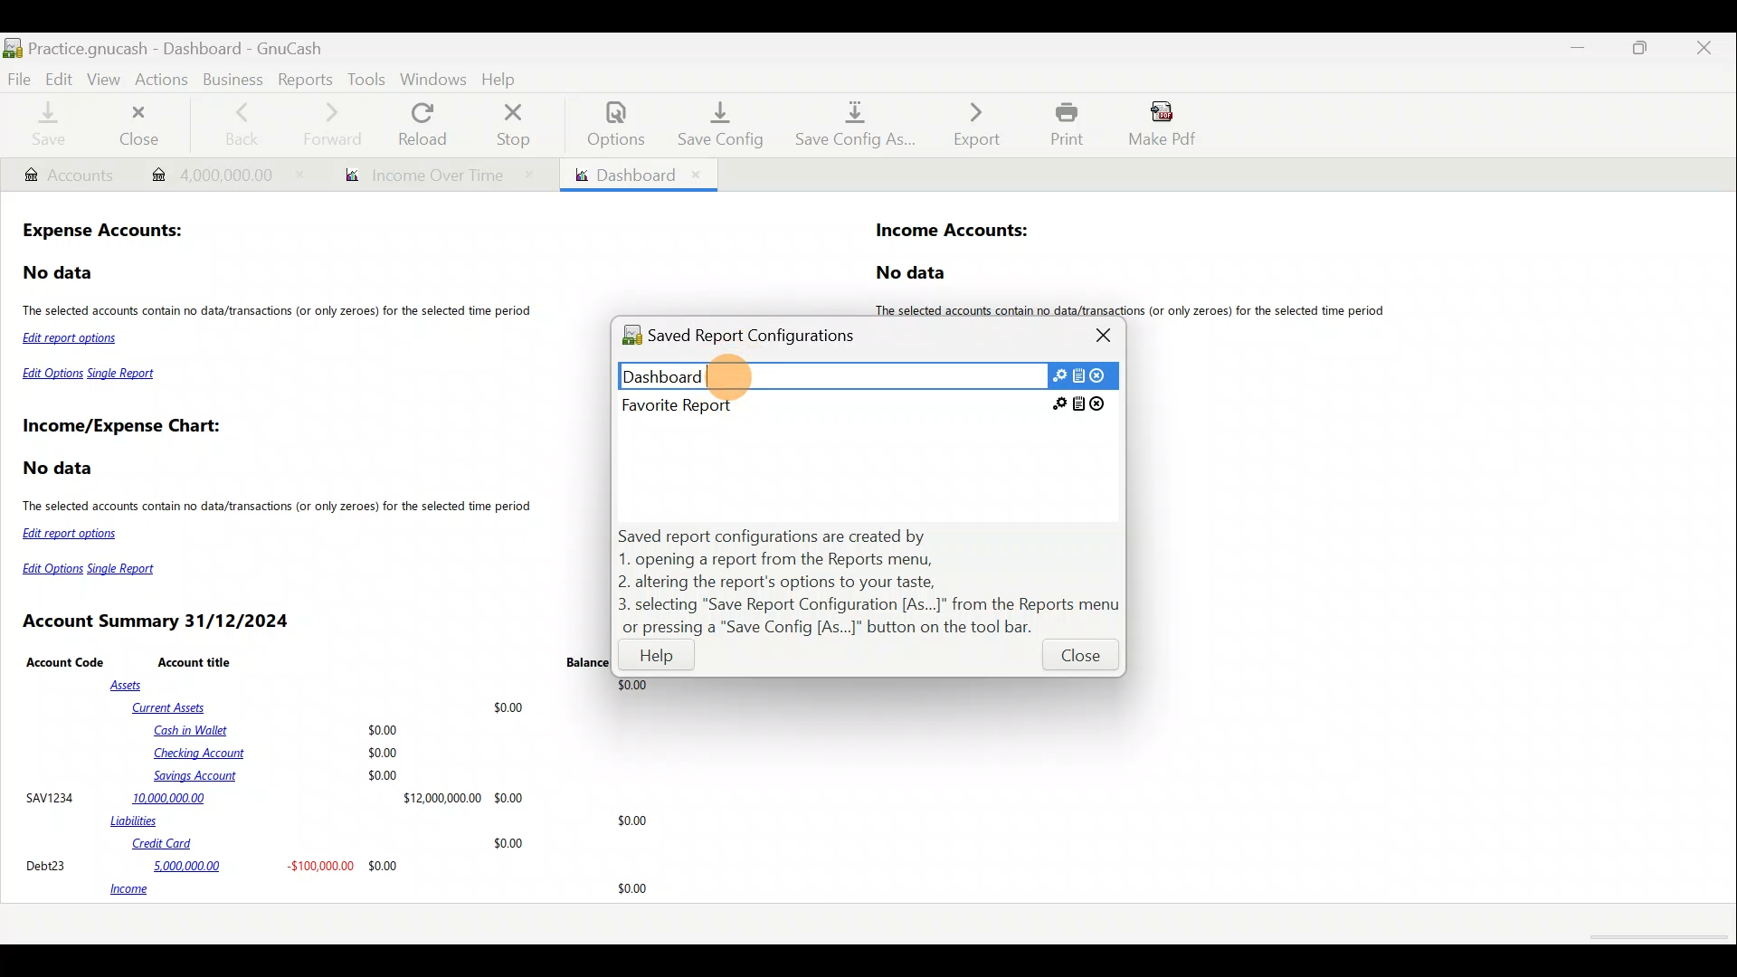 This screenshot has height=977, width=1737. I want to click on No data, so click(60, 273).